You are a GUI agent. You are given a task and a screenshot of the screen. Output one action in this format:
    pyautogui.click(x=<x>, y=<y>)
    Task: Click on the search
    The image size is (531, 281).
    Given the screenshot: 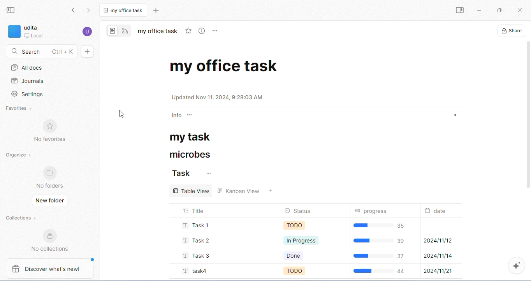 What is the action you would take?
    pyautogui.click(x=41, y=52)
    